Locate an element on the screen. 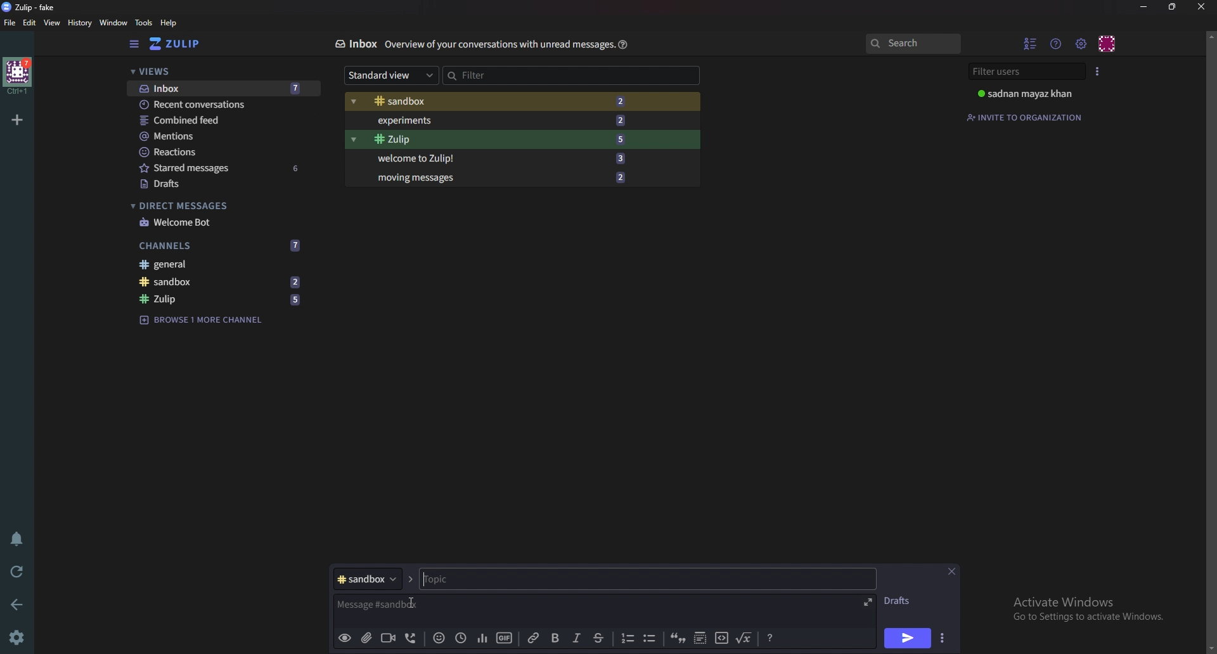 This screenshot has height=654, width=1217. Zulip is located at coordinates (221, 300).